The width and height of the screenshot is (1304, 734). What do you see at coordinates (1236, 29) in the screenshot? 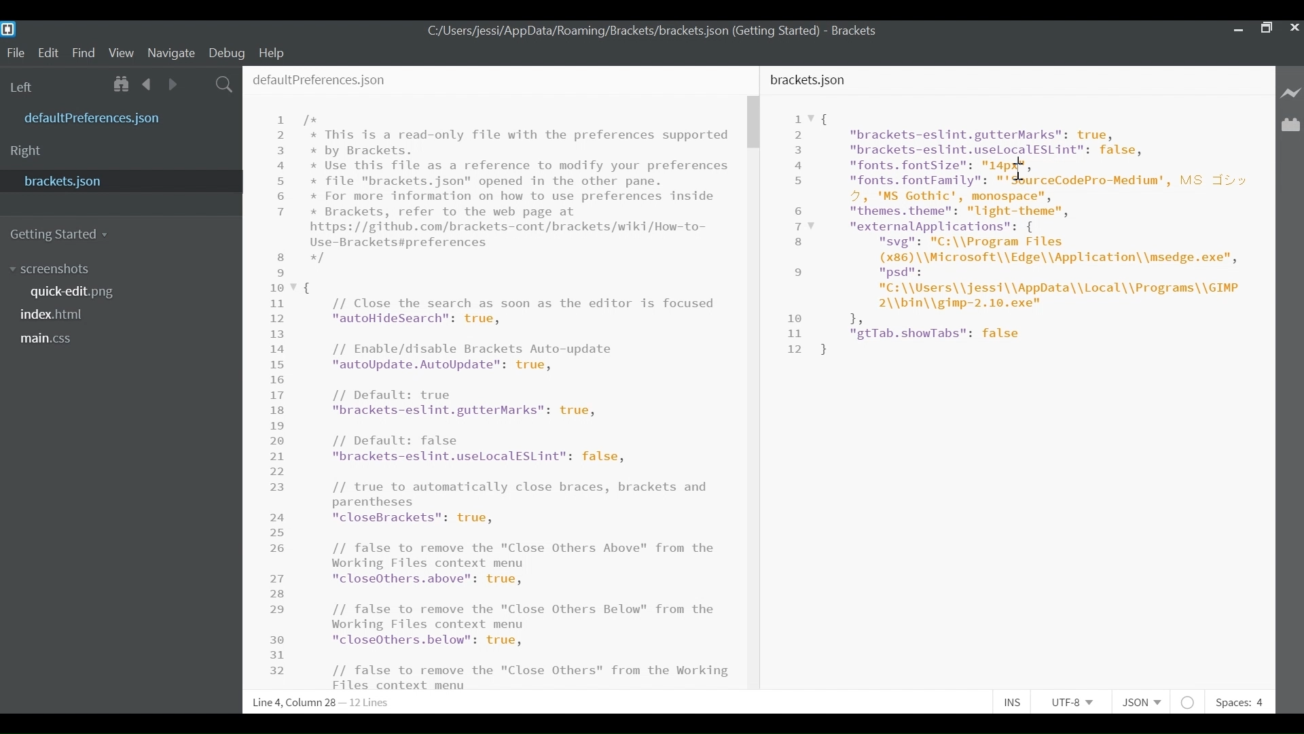
I see `minimize` at bounding box center [1236, 29].